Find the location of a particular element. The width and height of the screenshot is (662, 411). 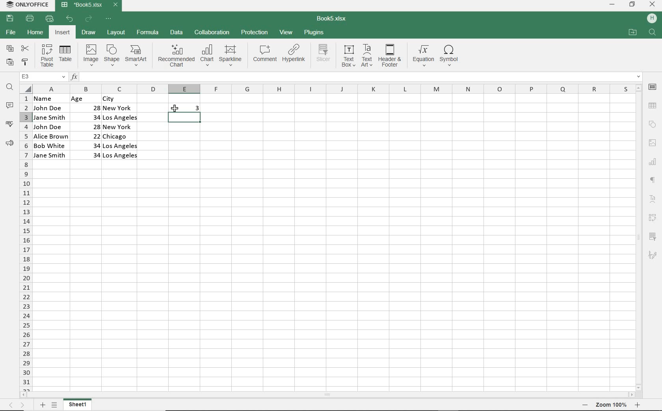

Chicago is located at coordinates (121, 137).